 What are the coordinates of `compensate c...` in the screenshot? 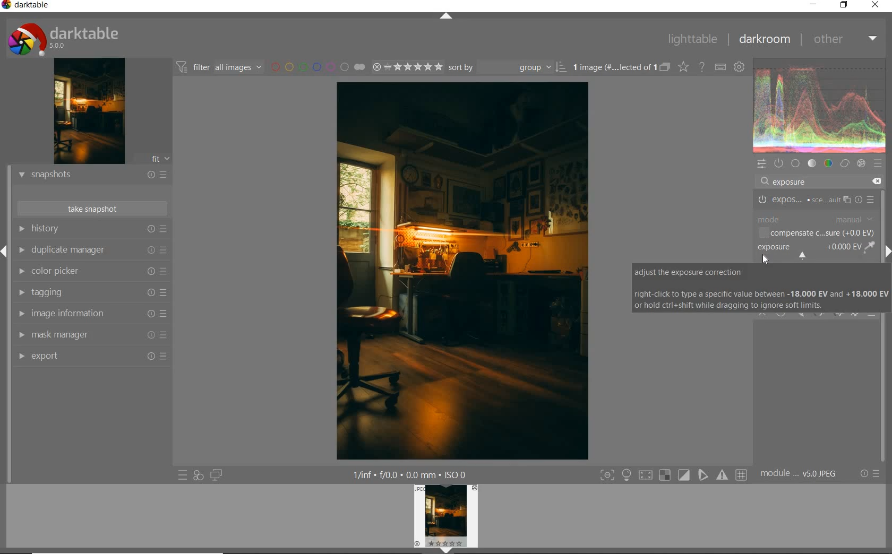 It's located at (818, 233).